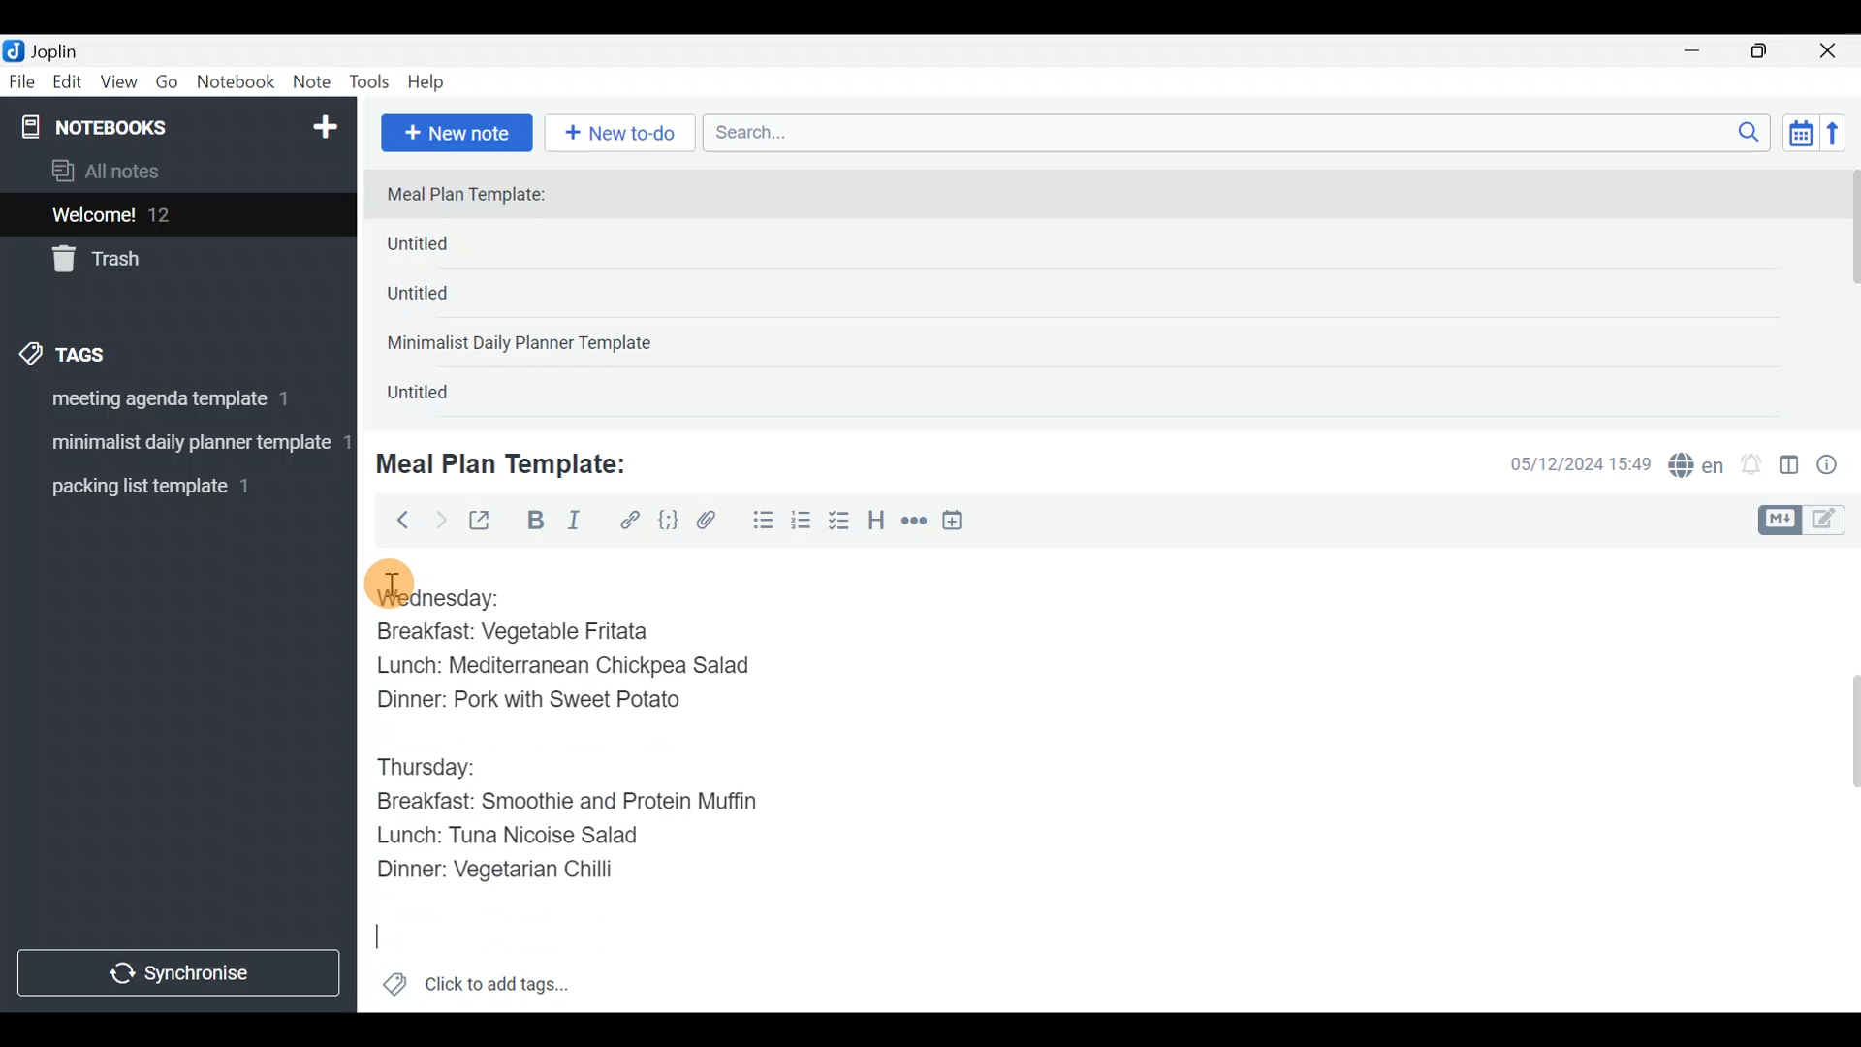 This screenshot has height=1047, width=1861. What do you see at coordinates (433, 79) in the screenshot?
I see `Help` at bounding box center [433, 79].